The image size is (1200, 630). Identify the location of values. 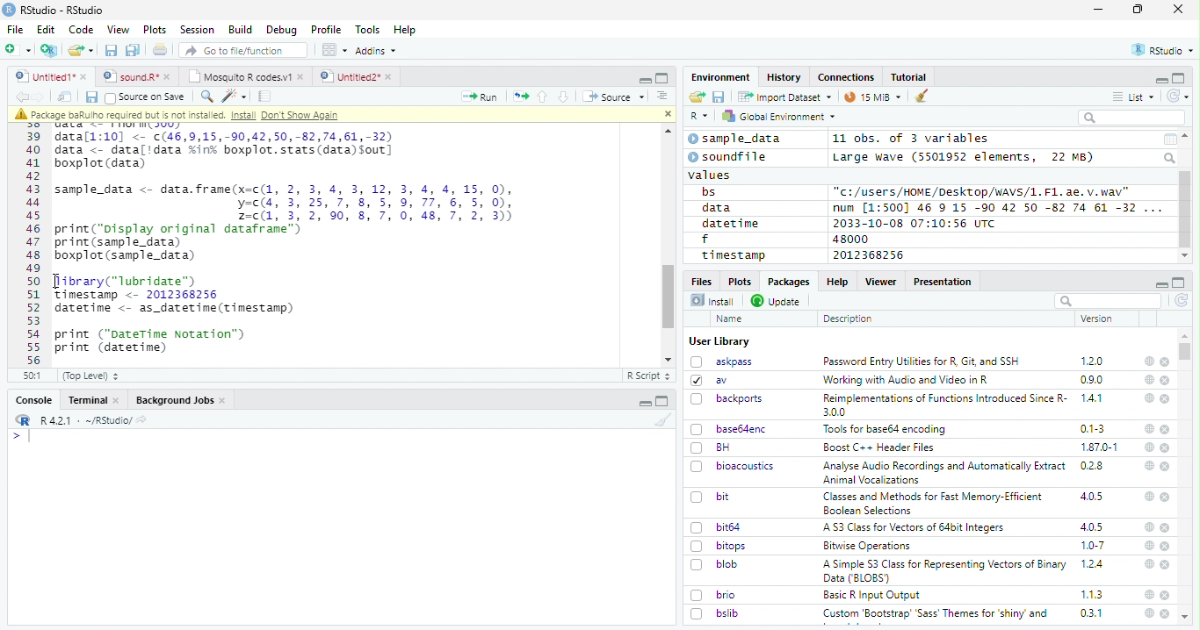
(711, 174).